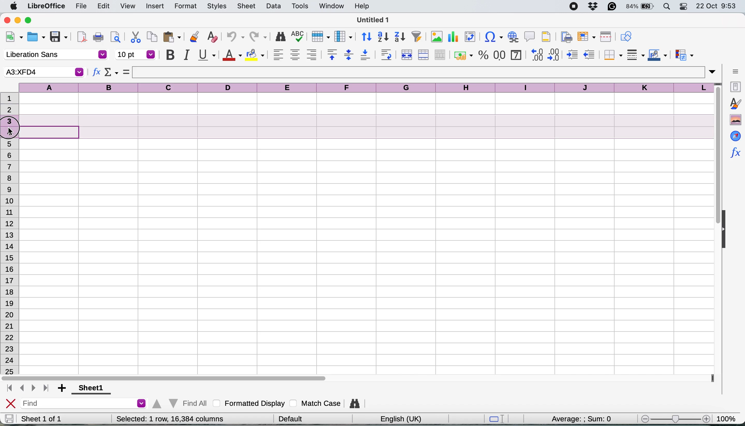  What do you see at coordinates (155, 7) in the screenshot?
I see `insert` at bounding box center [155, 7].